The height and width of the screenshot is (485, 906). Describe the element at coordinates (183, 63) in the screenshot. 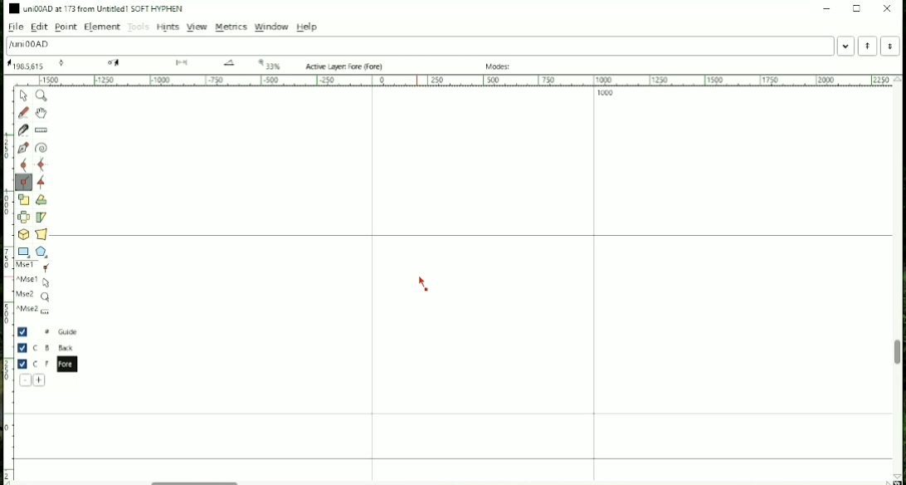

I see `173 Oxad U+00AD "uni00AD" SOFT HYPHEN` at that location.